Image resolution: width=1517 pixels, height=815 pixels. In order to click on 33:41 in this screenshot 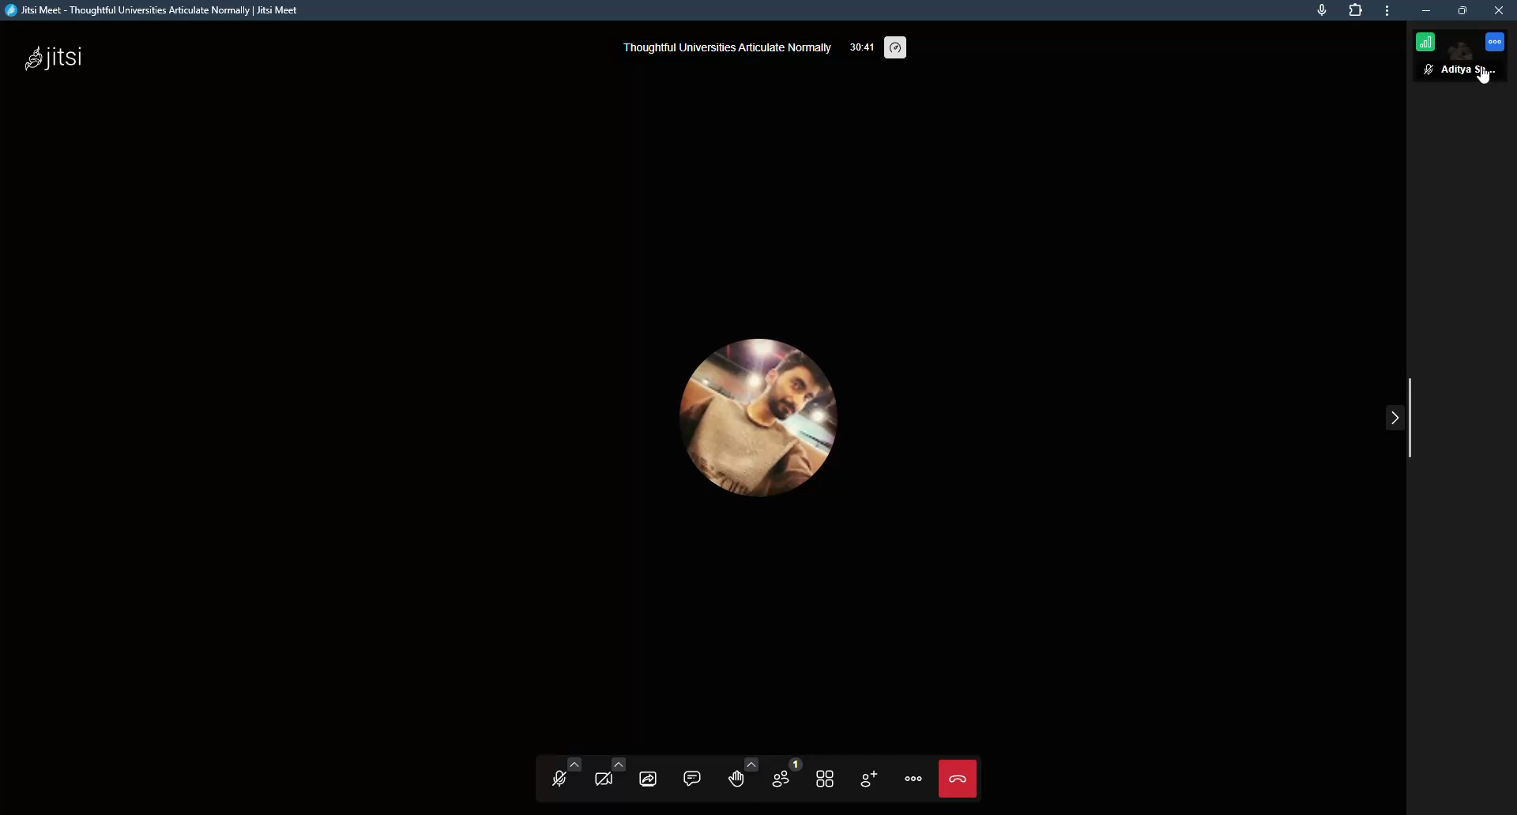, I will do `click(860, 45)`.